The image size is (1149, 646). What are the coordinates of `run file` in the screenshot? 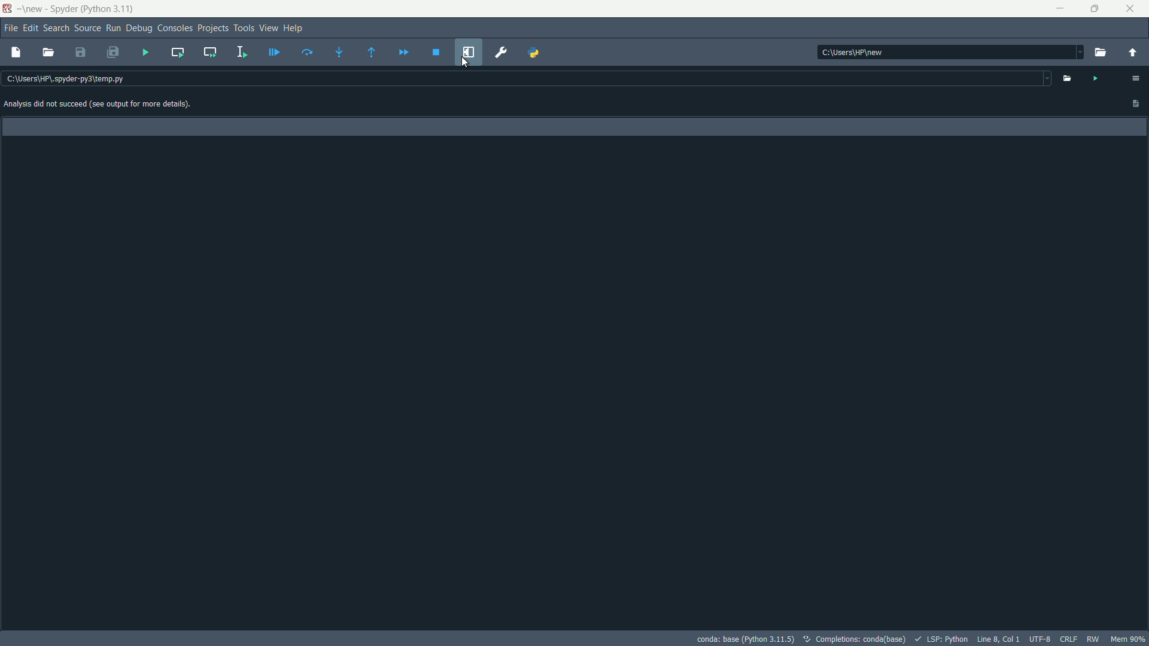 It's located at (145, 54).